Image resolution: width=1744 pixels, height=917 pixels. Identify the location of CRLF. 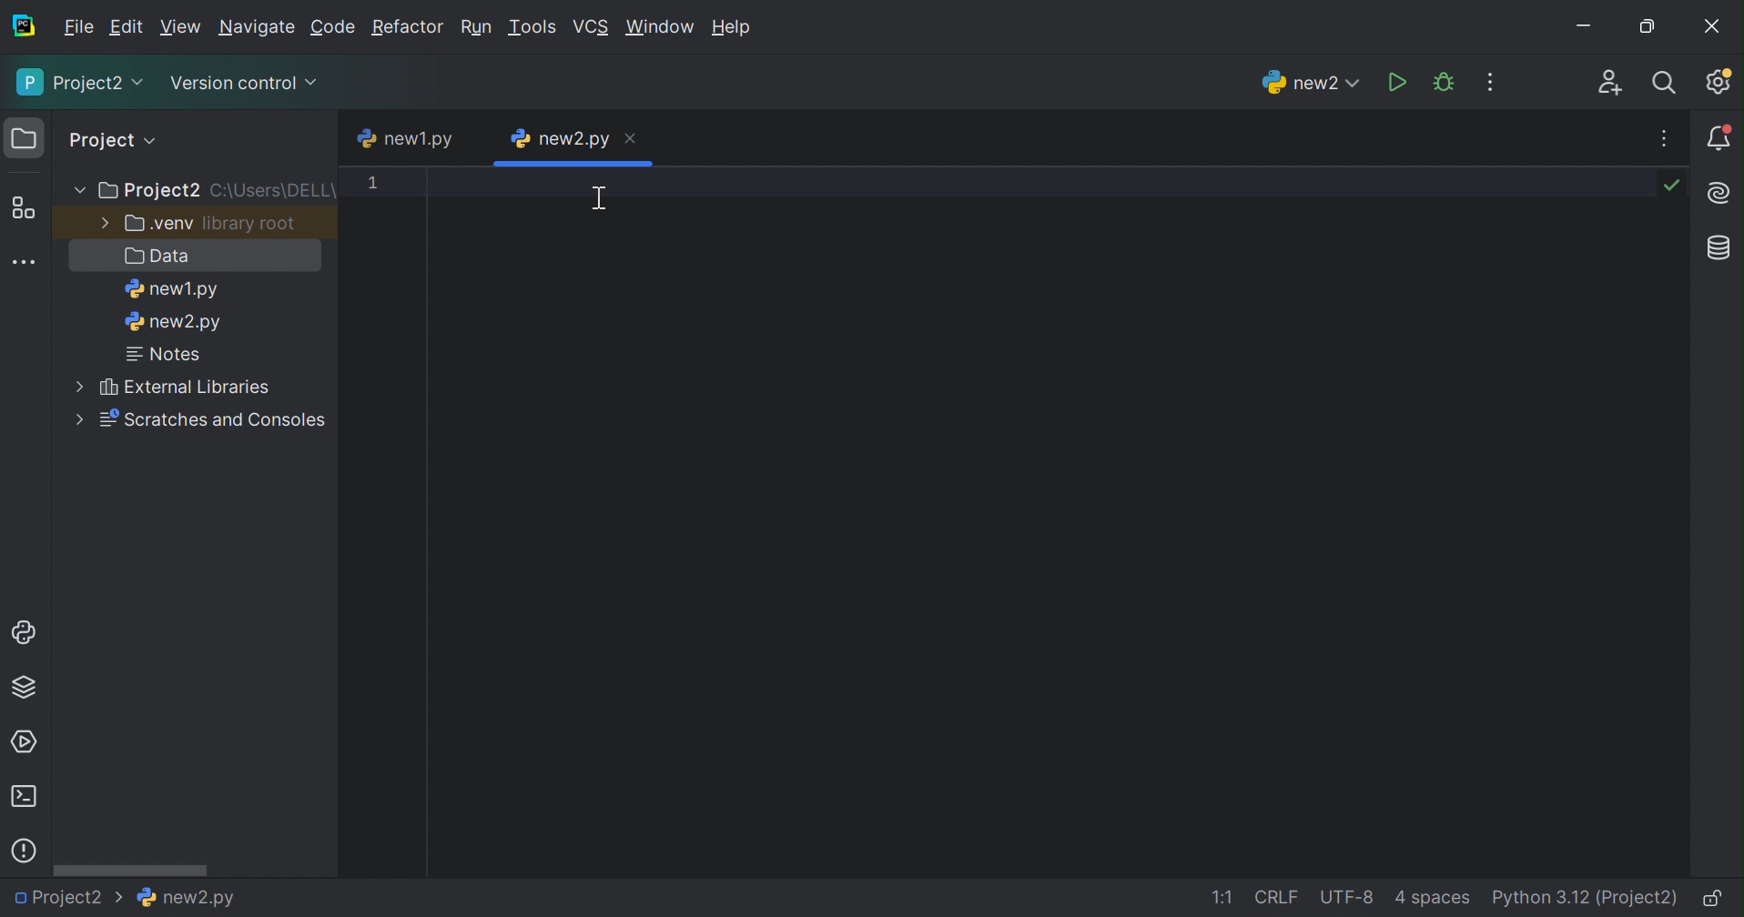
(1278, 897).